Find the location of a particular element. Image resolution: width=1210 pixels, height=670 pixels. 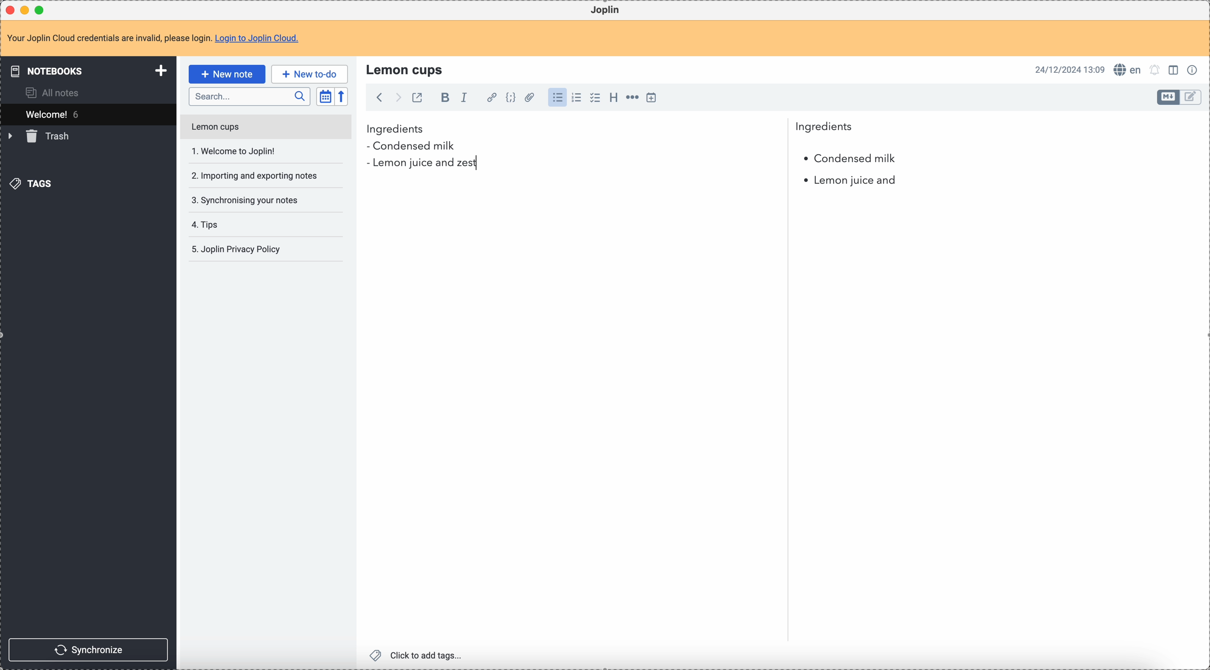

code is located at coordinates (511, 98).